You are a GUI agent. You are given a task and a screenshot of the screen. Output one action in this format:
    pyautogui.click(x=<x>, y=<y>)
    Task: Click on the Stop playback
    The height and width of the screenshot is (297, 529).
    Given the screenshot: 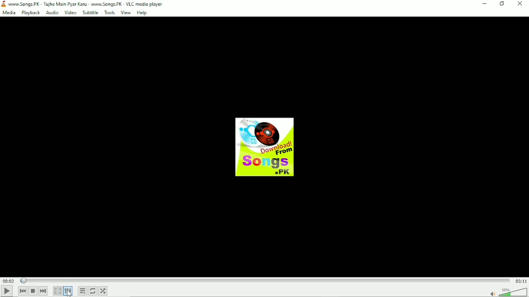 What is the action you would take?
    pyautogui.click(x=33, y=291)
    